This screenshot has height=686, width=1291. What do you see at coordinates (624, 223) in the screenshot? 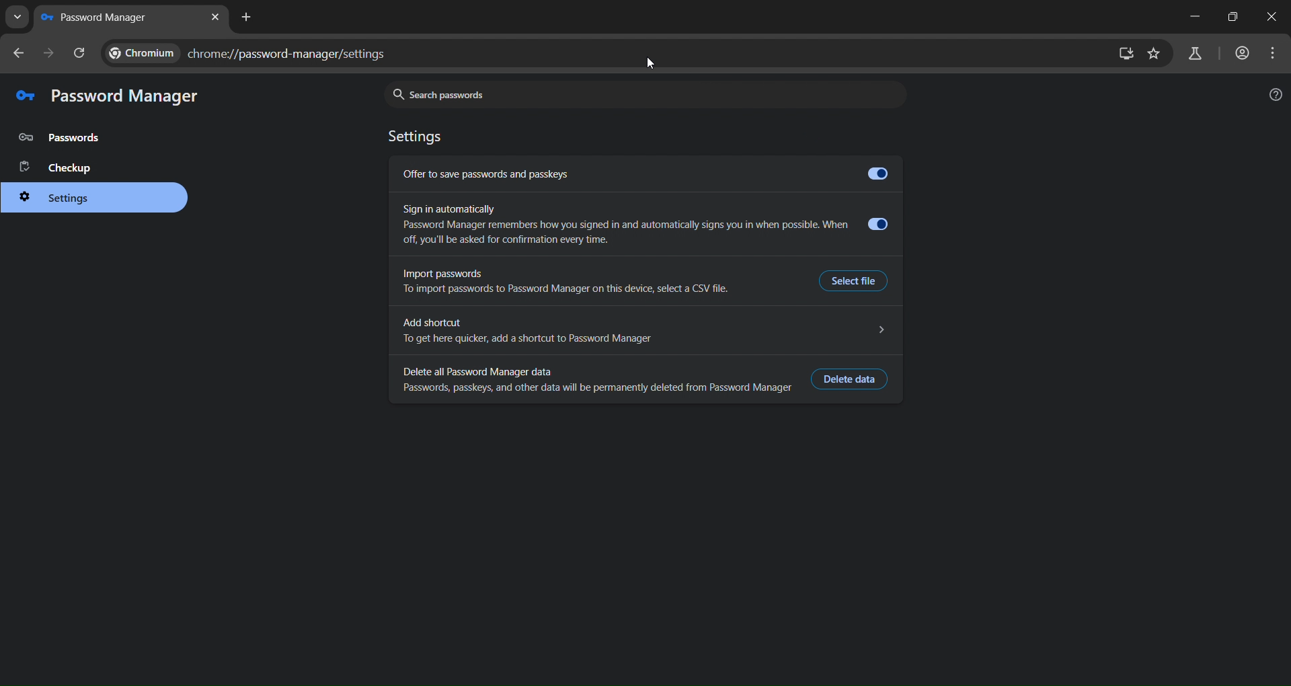
I see `Sign in automatically
Password Manager remembers how you signed in and automatically signs you in when possible. When
off, you'll be asked for confirmation every time.` at bounding box center [624, 223].